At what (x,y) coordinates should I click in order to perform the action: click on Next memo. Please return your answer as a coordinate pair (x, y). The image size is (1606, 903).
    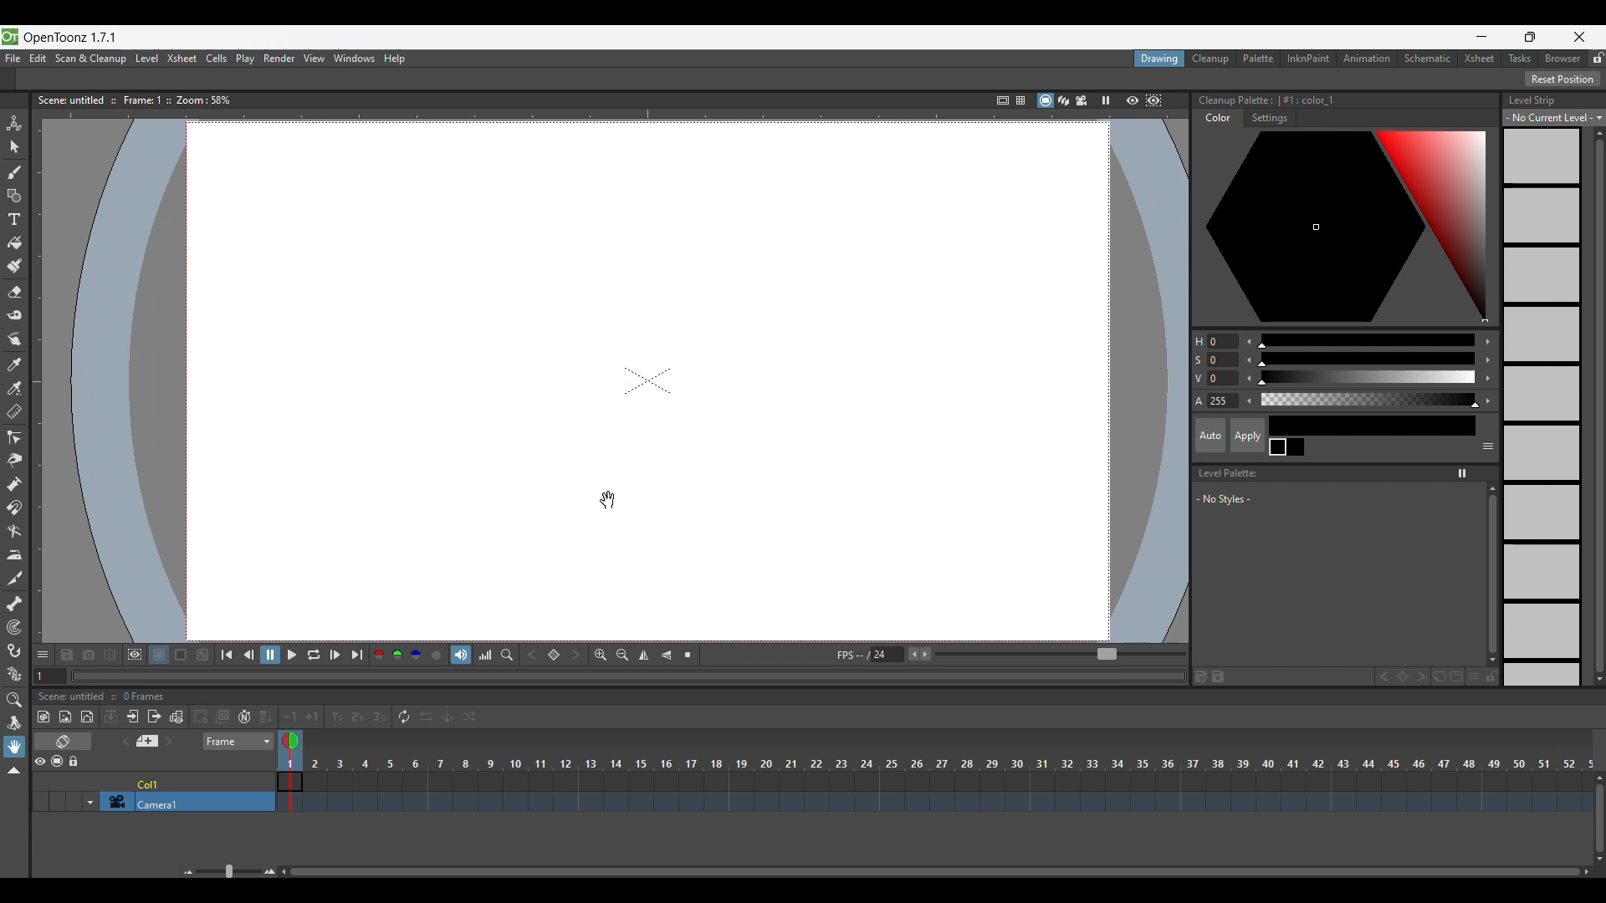
    Looking at the image, I should click on (168, 742).